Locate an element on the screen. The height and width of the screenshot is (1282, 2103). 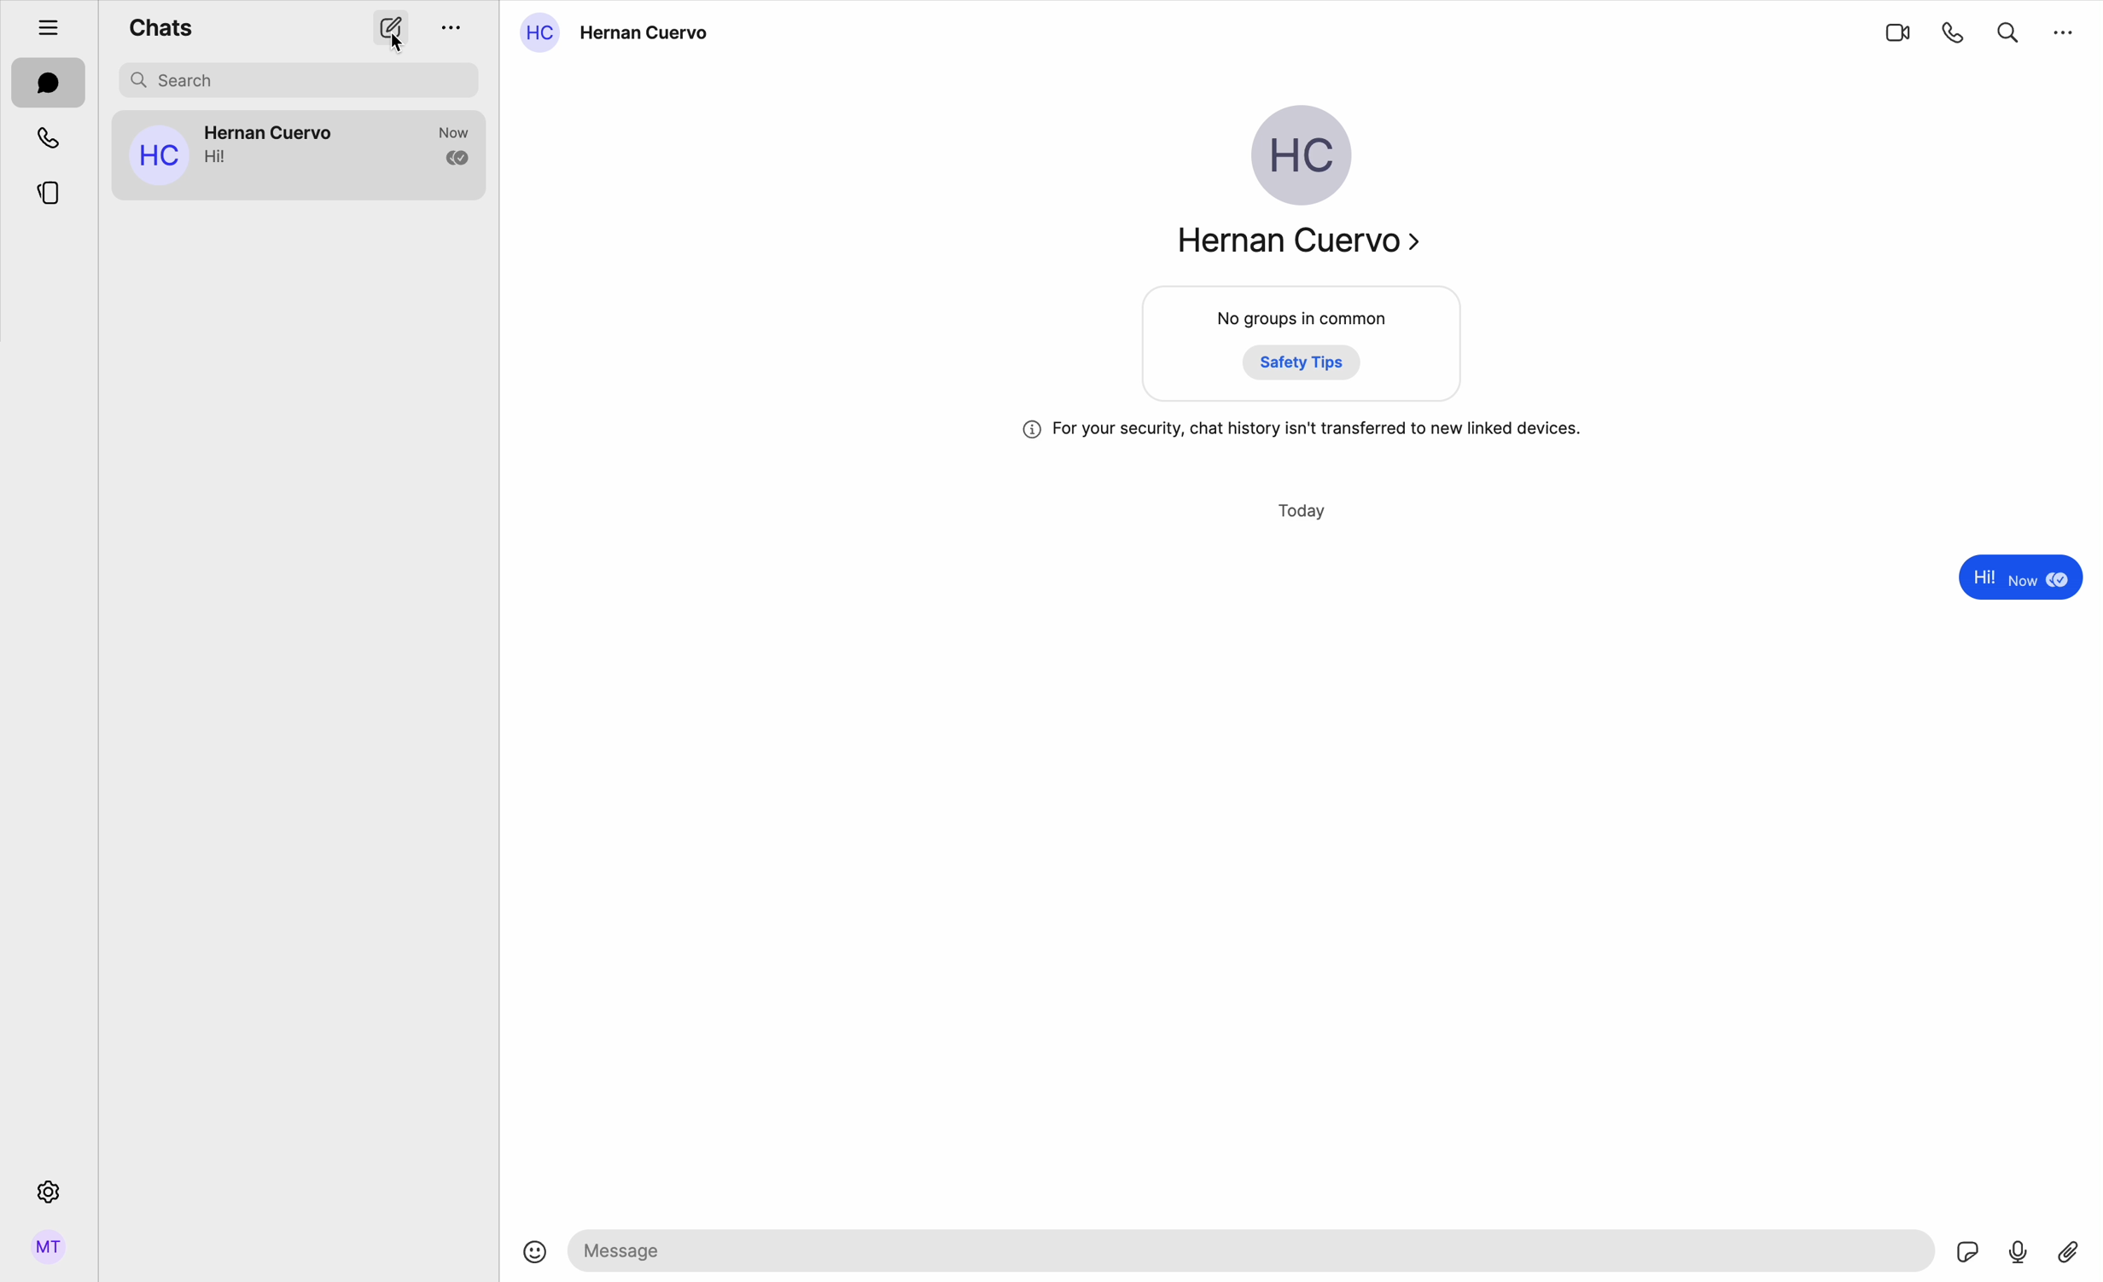
settings is located at coordinates (46, 1191).